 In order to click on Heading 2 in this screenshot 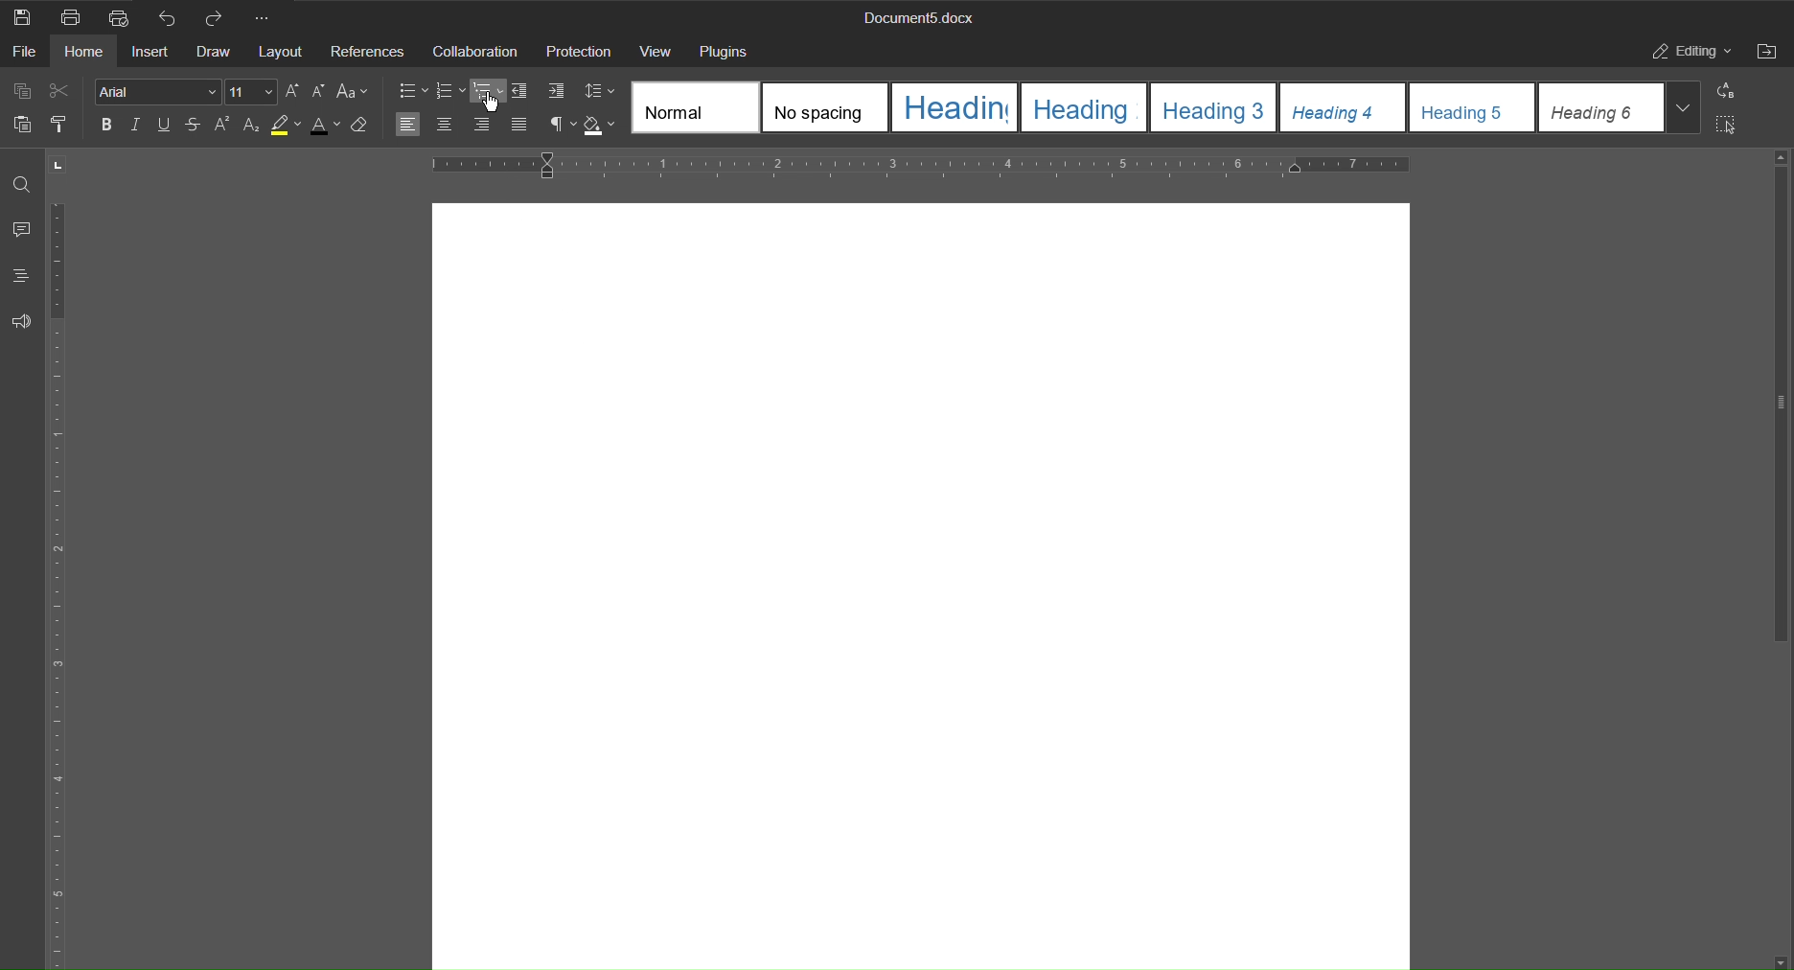, I will do `click(1087, 108)`.